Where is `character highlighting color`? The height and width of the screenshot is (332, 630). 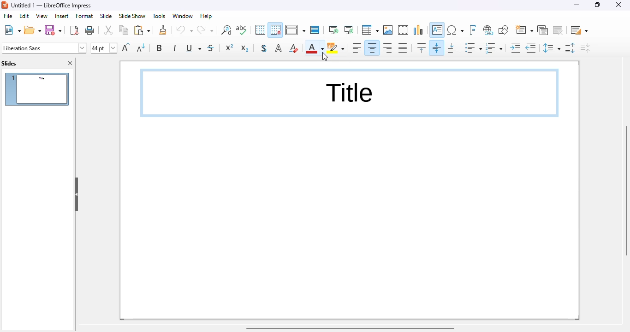 character highlighting color is located at coordinates (336, 47).